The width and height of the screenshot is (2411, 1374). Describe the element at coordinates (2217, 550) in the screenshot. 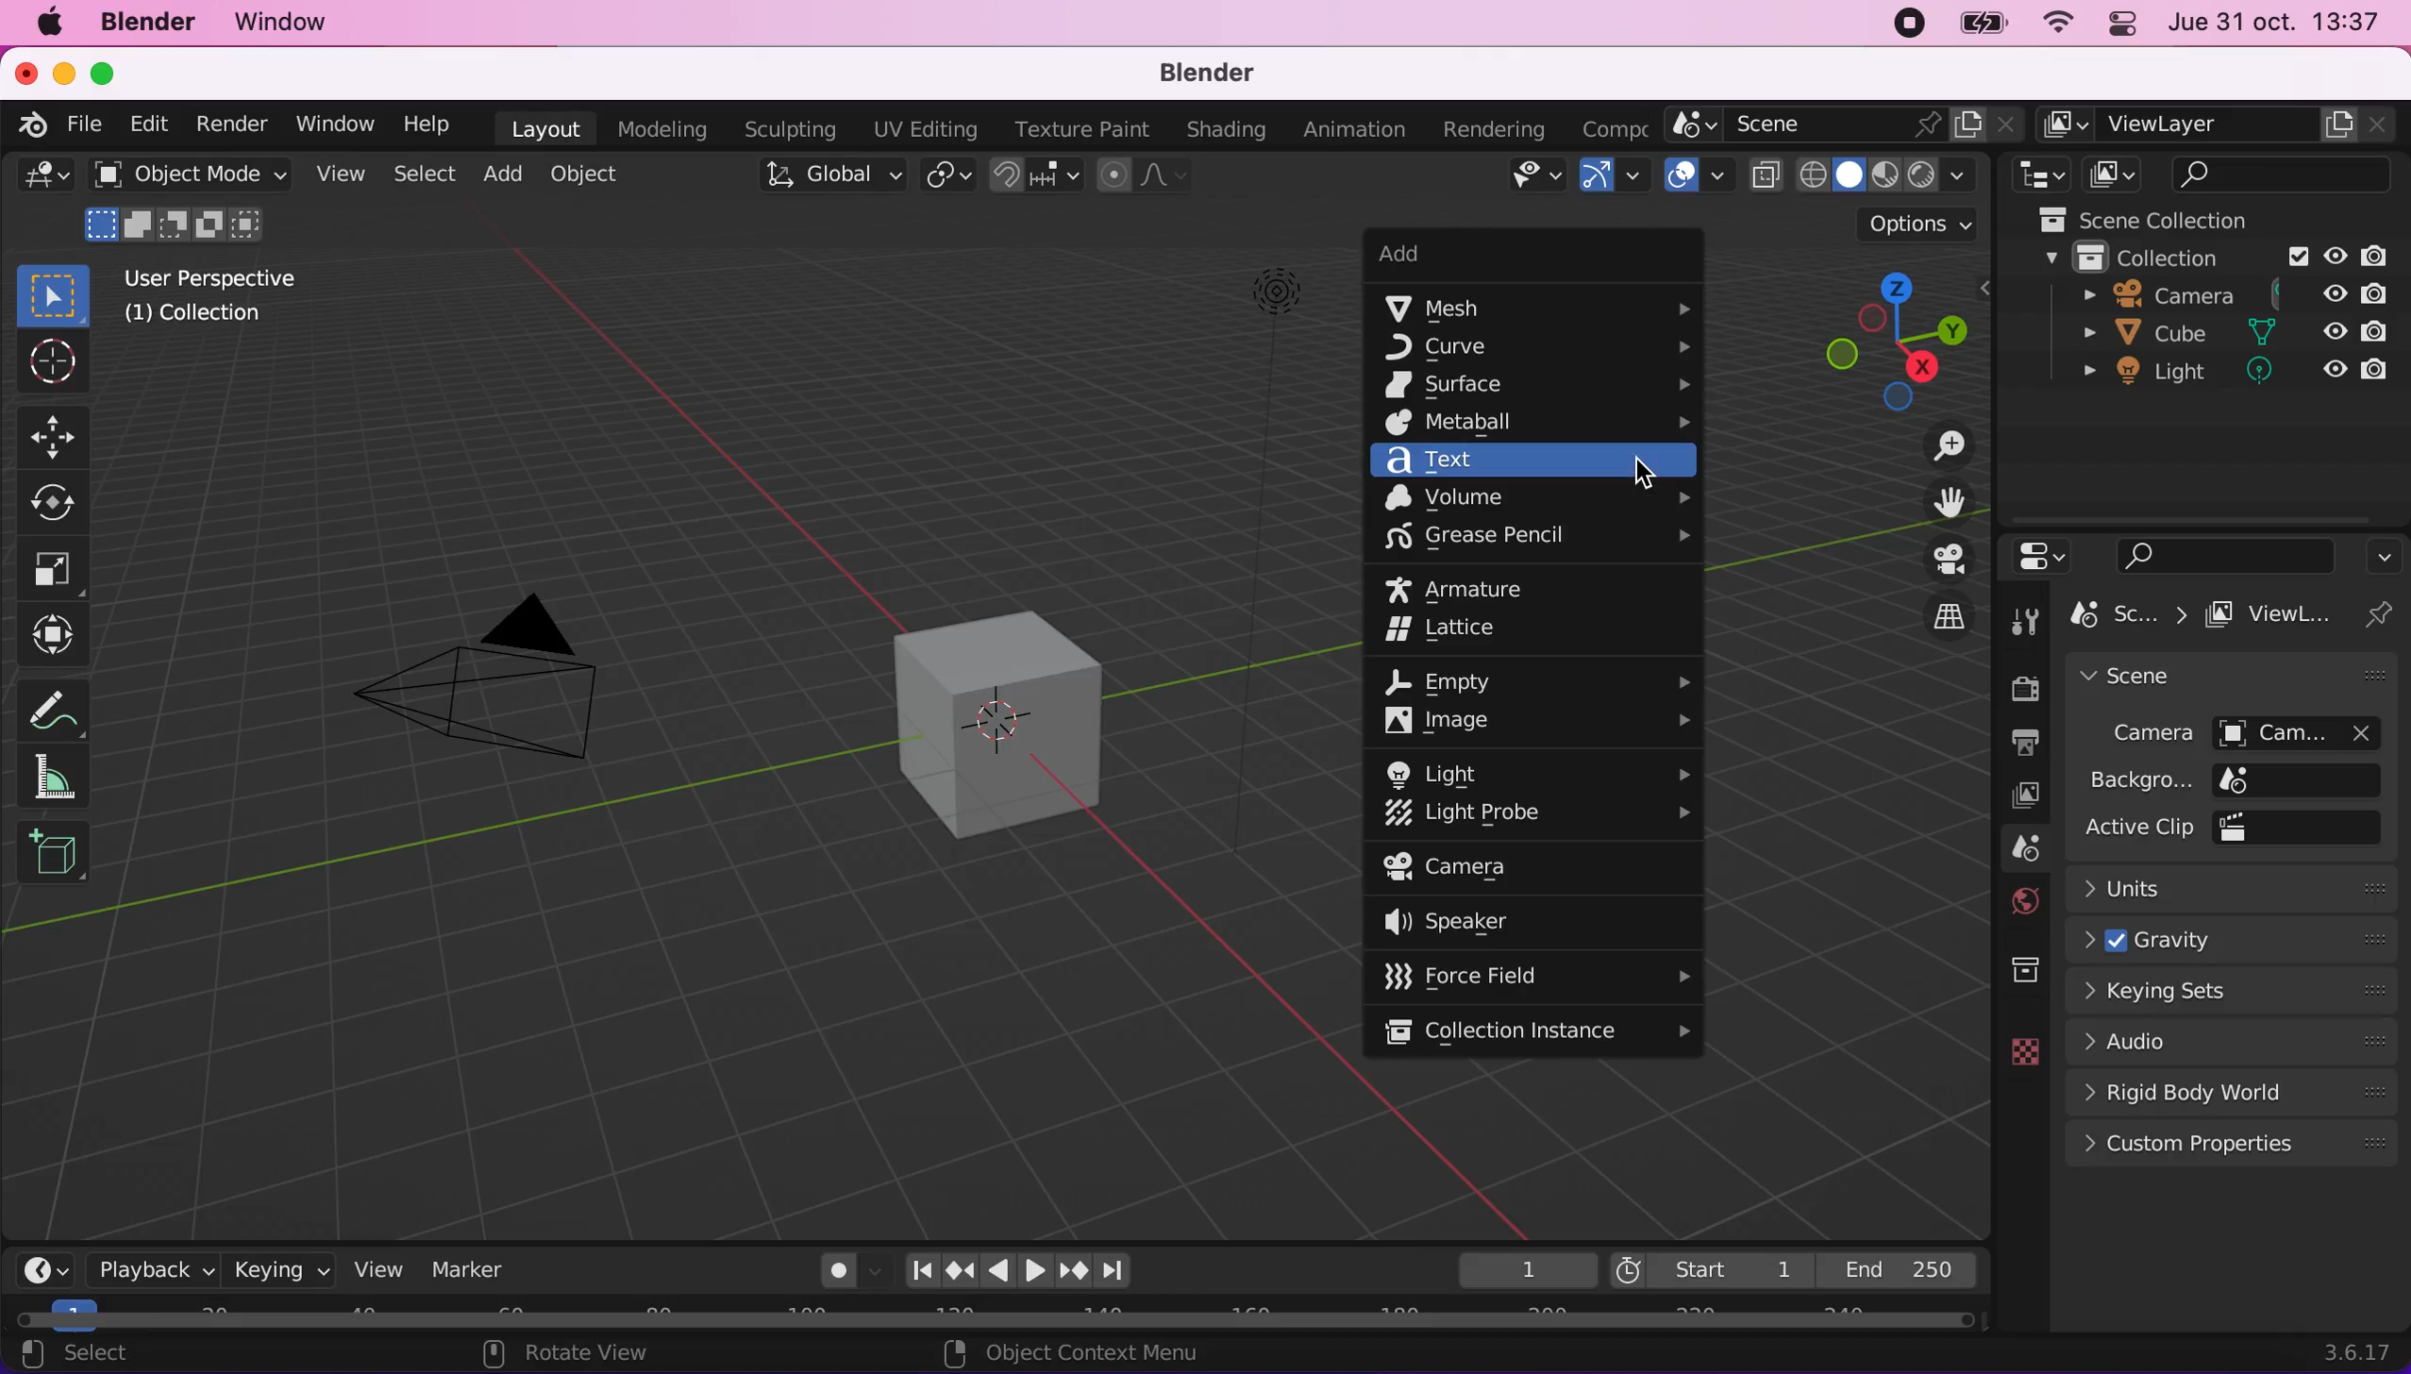

I see `search` at that location.